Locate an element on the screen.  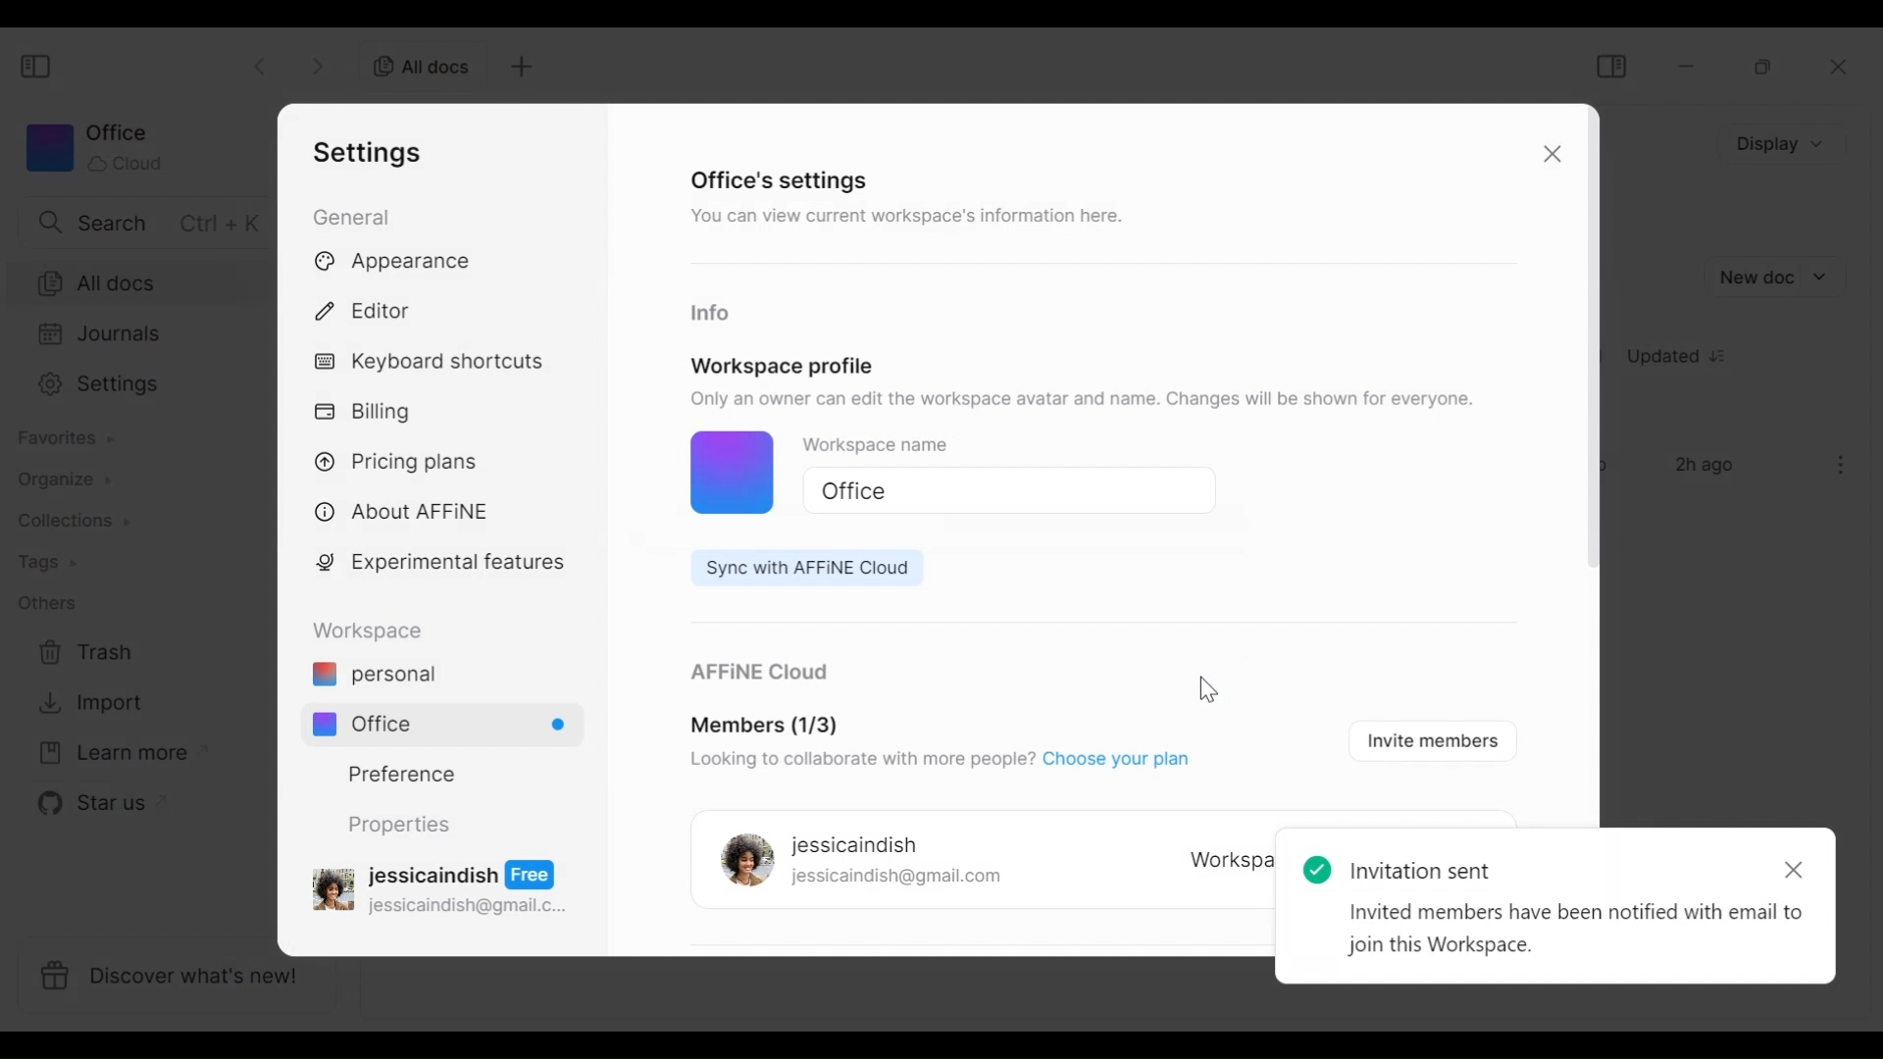
You can view current workspace's information here. is located at coordinates (903, 220).